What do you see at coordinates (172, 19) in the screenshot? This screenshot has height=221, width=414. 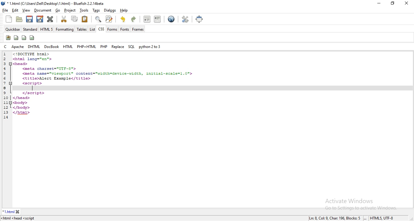 I see `view in browser` at bounding box center [172, 19].